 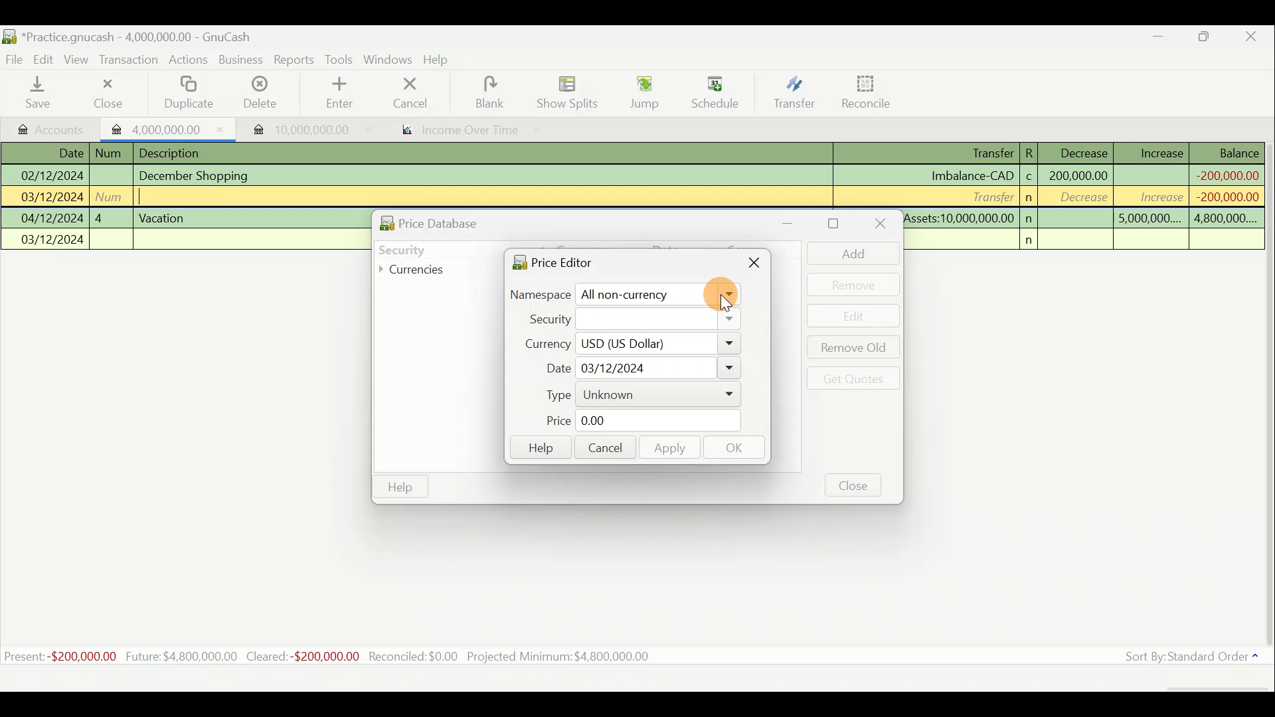 What do you see at coordinates (959, 216) in the screenshot?
I see `Assets:10,000,000.00` at bounding box center [959, 216].